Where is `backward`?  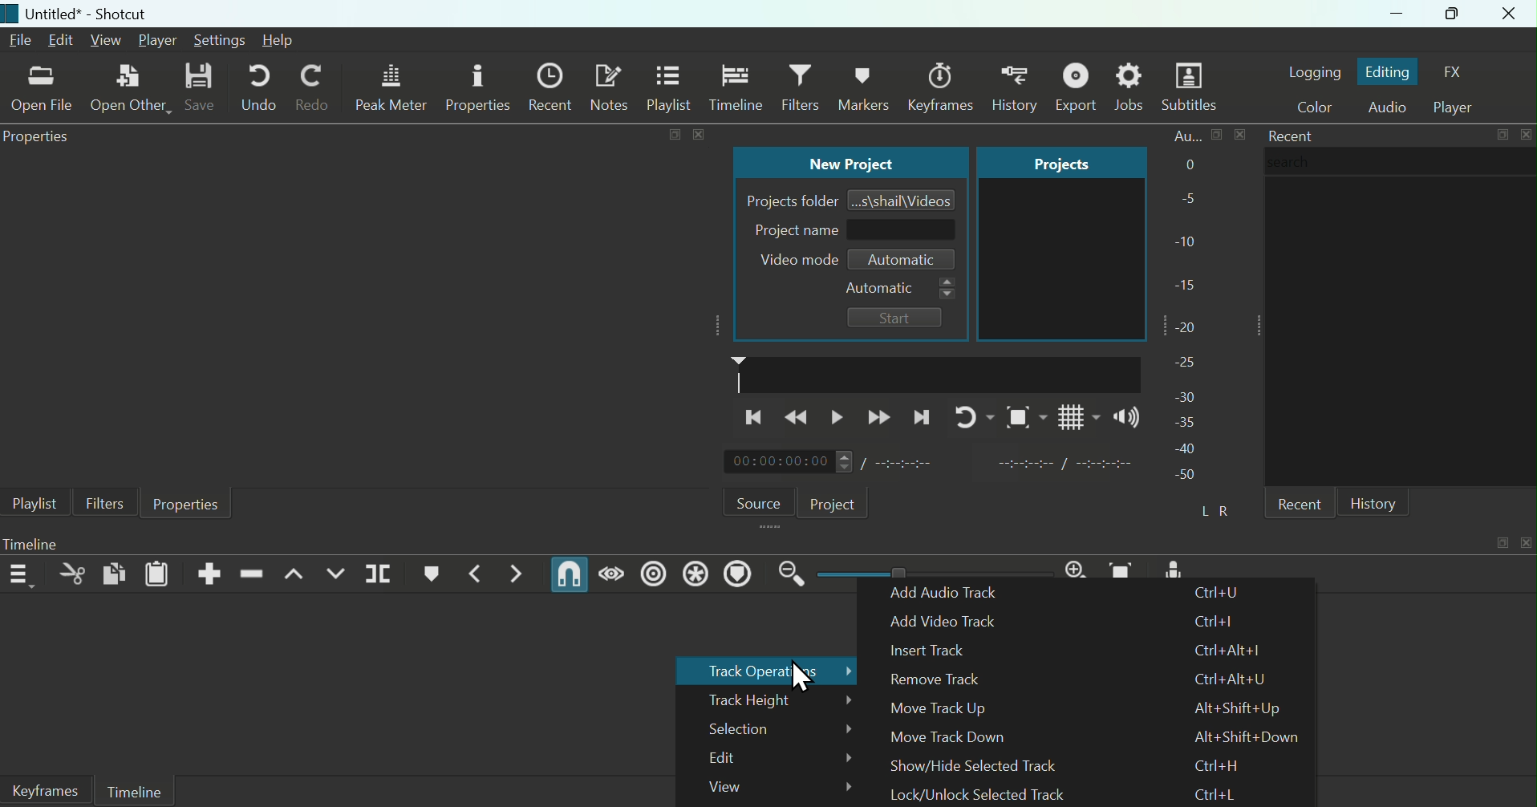 backward is located at coordinates (801, 419).